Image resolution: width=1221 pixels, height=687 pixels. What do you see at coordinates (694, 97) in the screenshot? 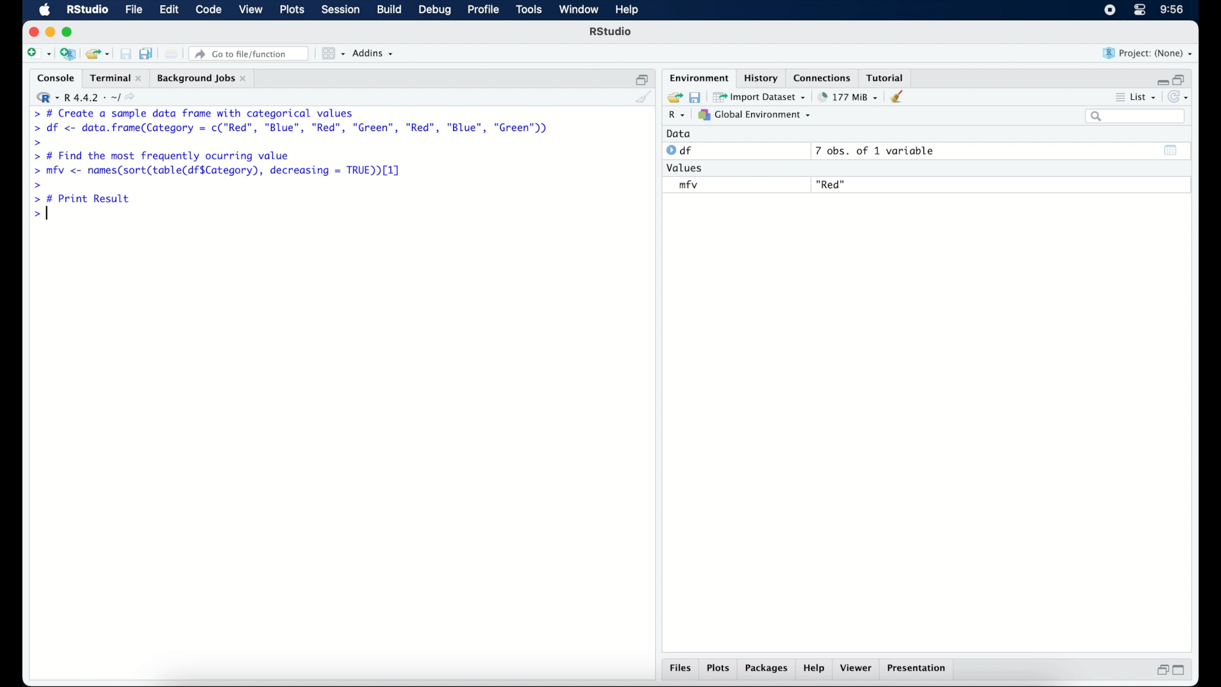
I see `save` at bounding box center [694, 97].